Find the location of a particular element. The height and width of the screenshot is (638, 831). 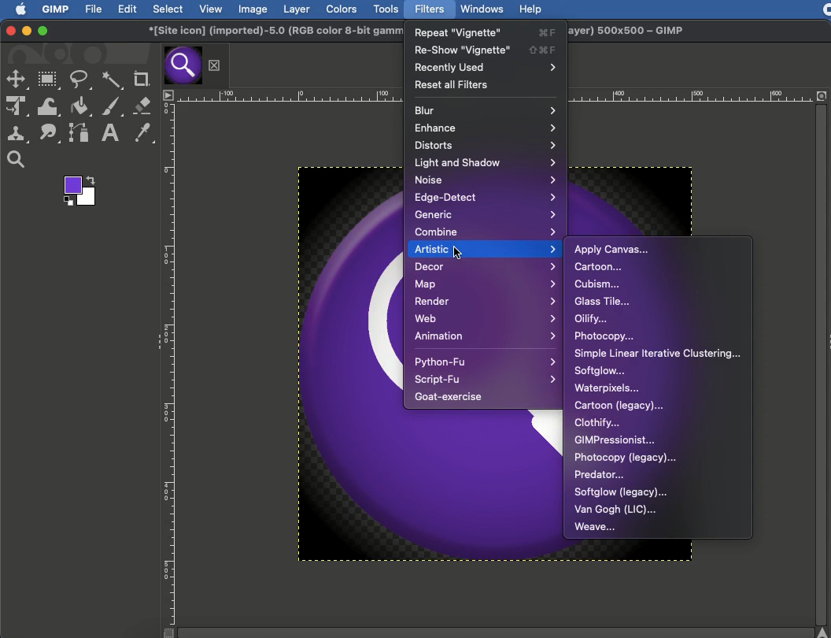

GIMP pressionist is located at coordinates (617, 440).